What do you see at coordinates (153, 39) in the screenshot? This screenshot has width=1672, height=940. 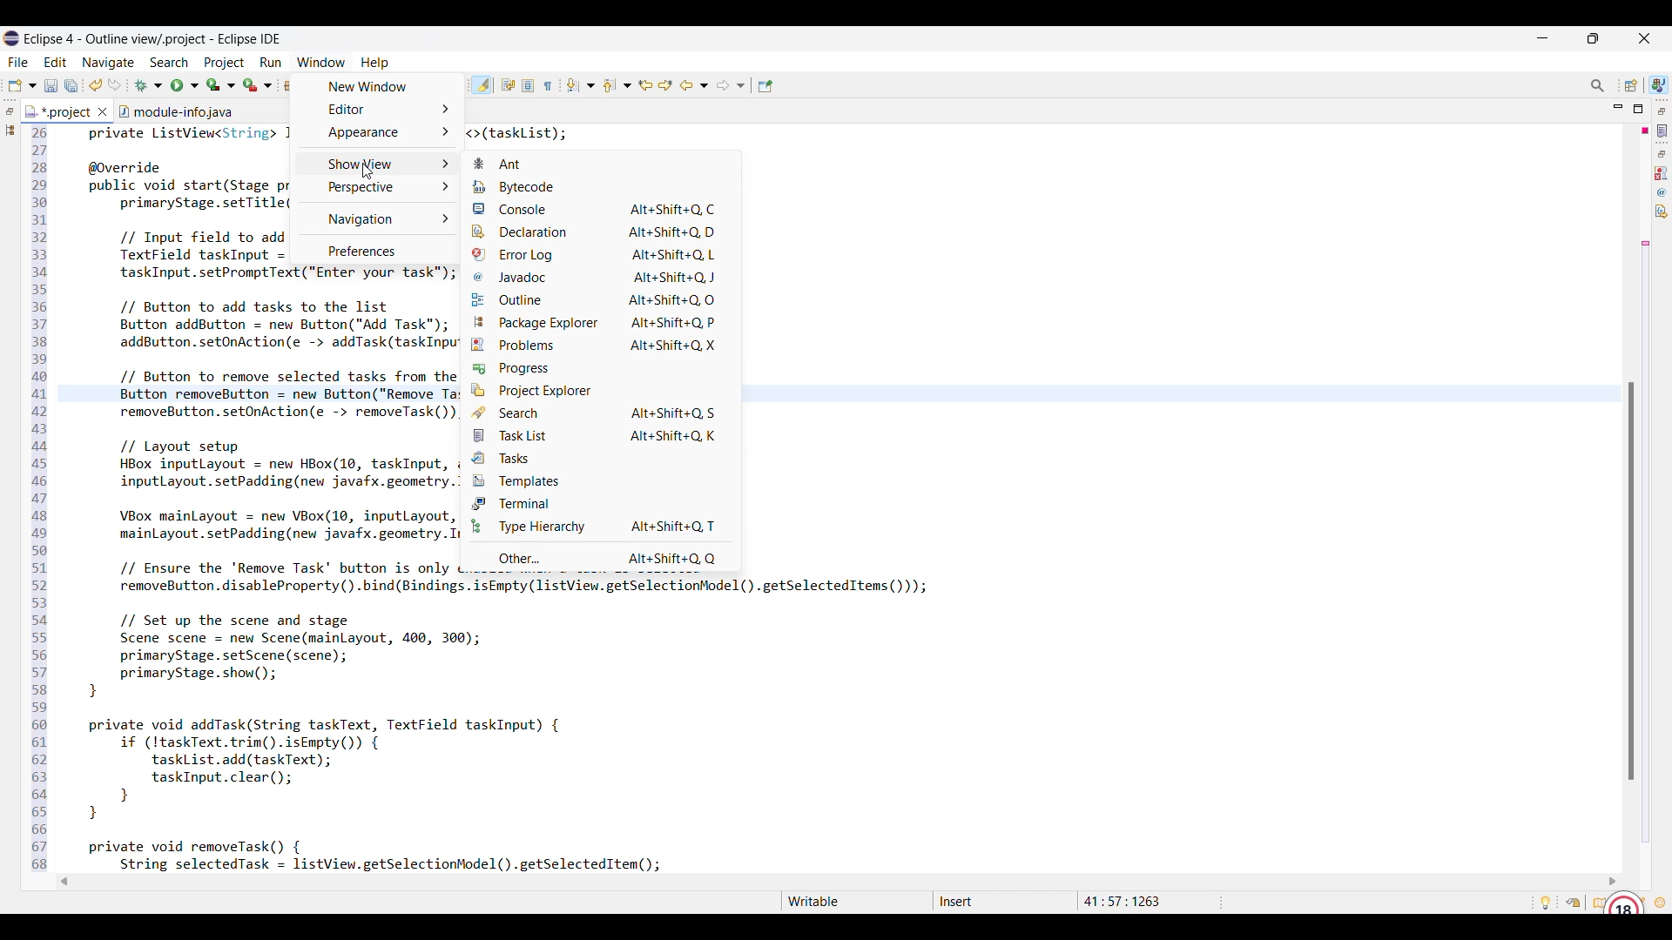 I see `Project name and software name` at bounding box center [153, 39].